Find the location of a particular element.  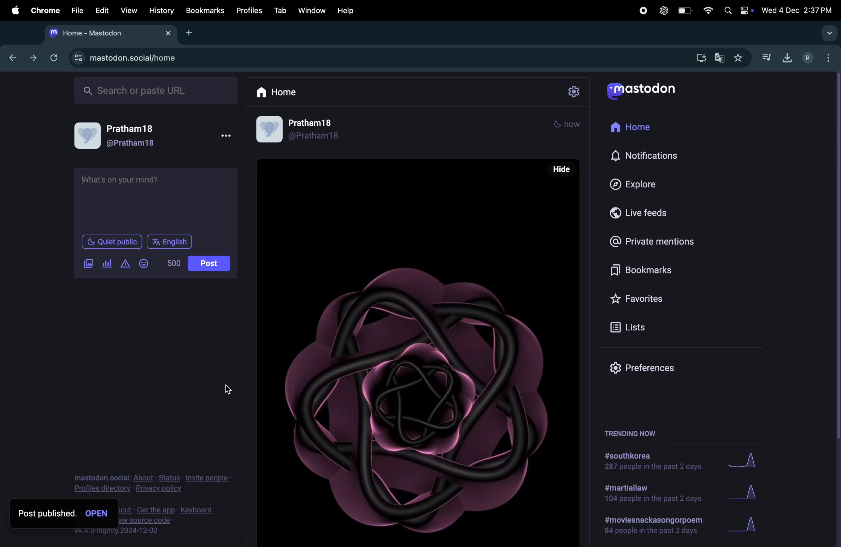

notifications is located at coordinates (648, 157).